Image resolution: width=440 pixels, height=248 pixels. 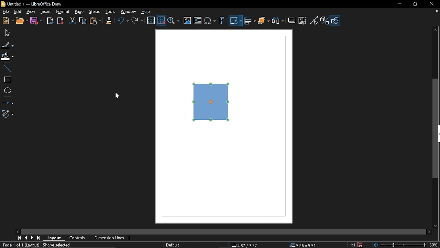 What do you see at coordinates (32, 237) in the screenshot?
I see `next page` at bounding box center [32, 237].